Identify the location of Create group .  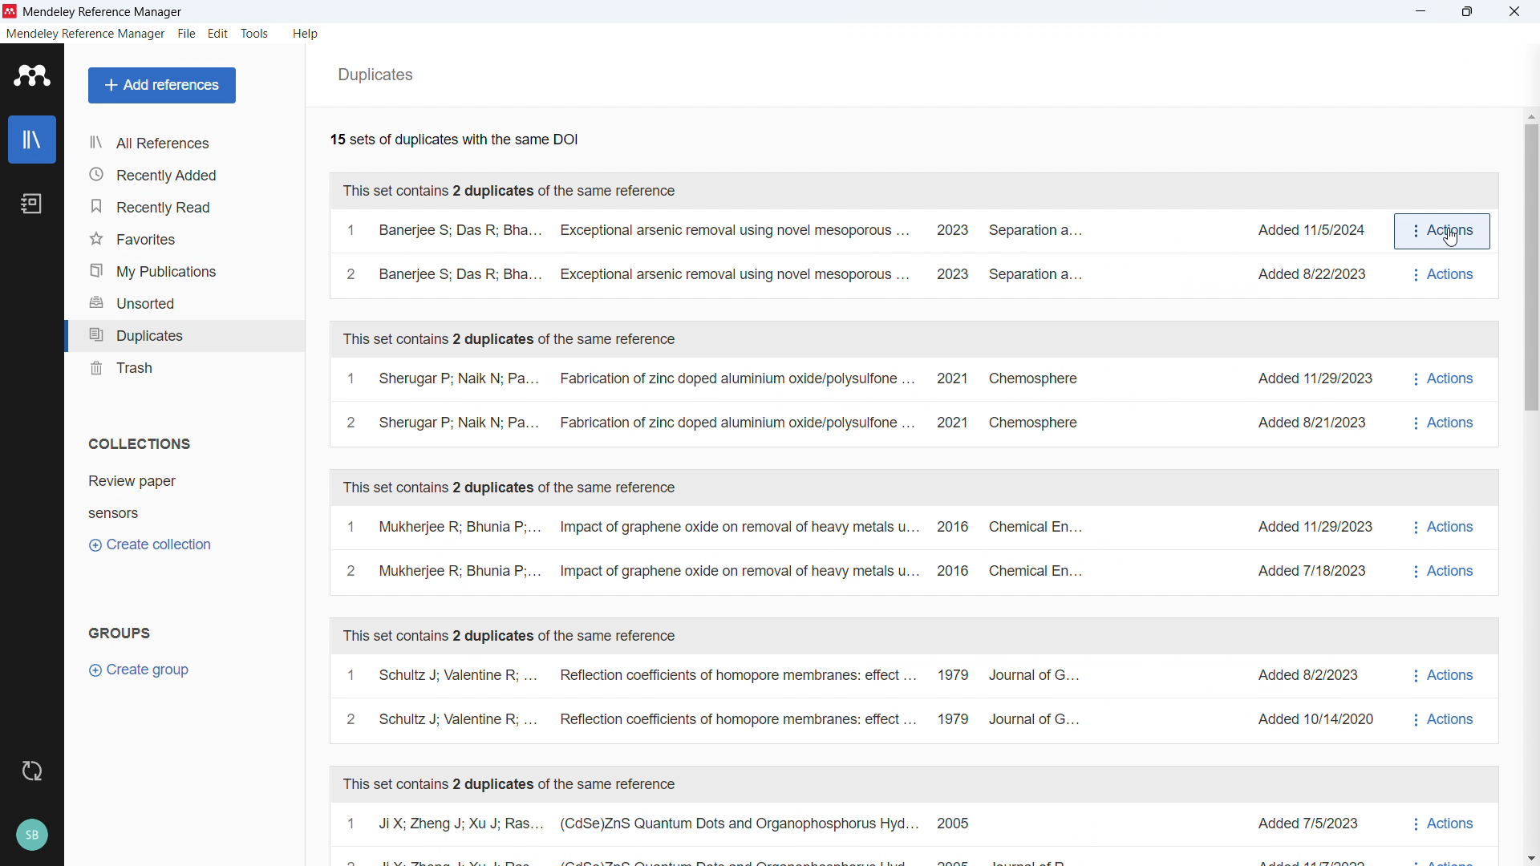
(142, 670).